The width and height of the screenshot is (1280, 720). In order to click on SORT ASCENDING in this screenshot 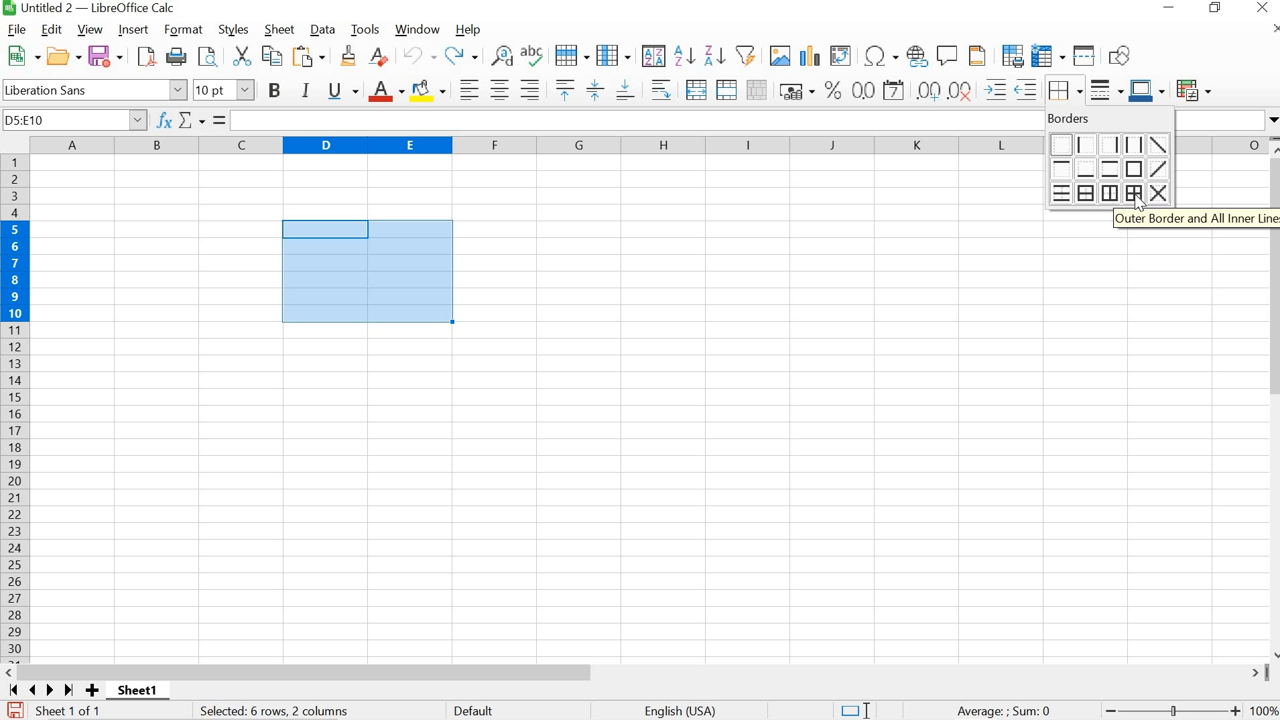, I will do `click(683, 57)`.